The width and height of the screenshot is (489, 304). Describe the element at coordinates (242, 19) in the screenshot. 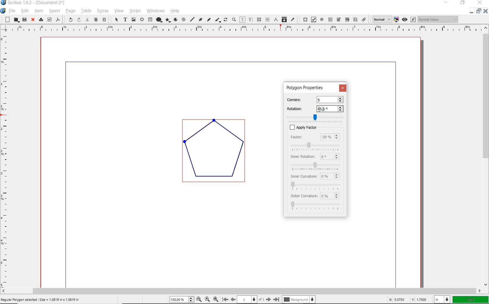

I see `edit contents of frame` at that location.